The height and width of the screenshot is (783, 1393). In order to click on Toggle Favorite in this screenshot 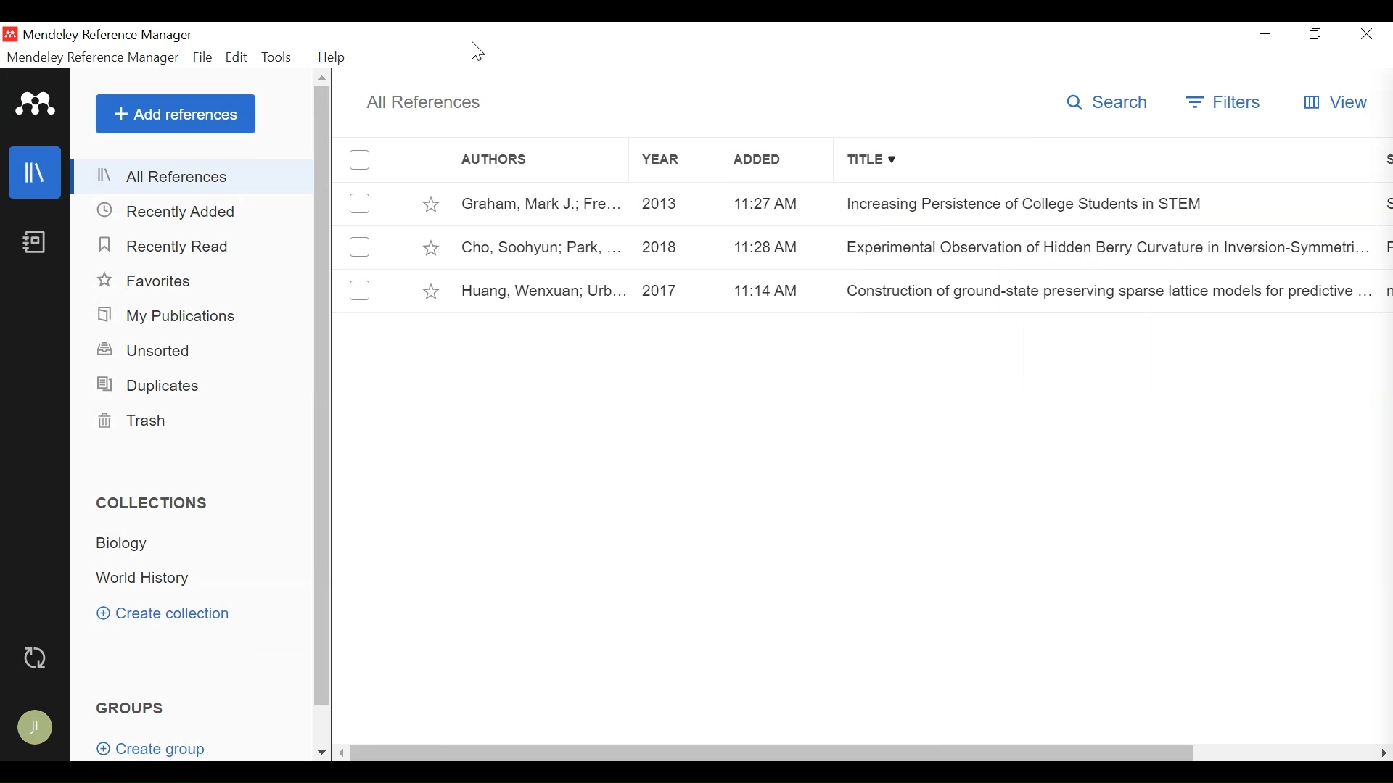, I will do `click(430, 204)`.